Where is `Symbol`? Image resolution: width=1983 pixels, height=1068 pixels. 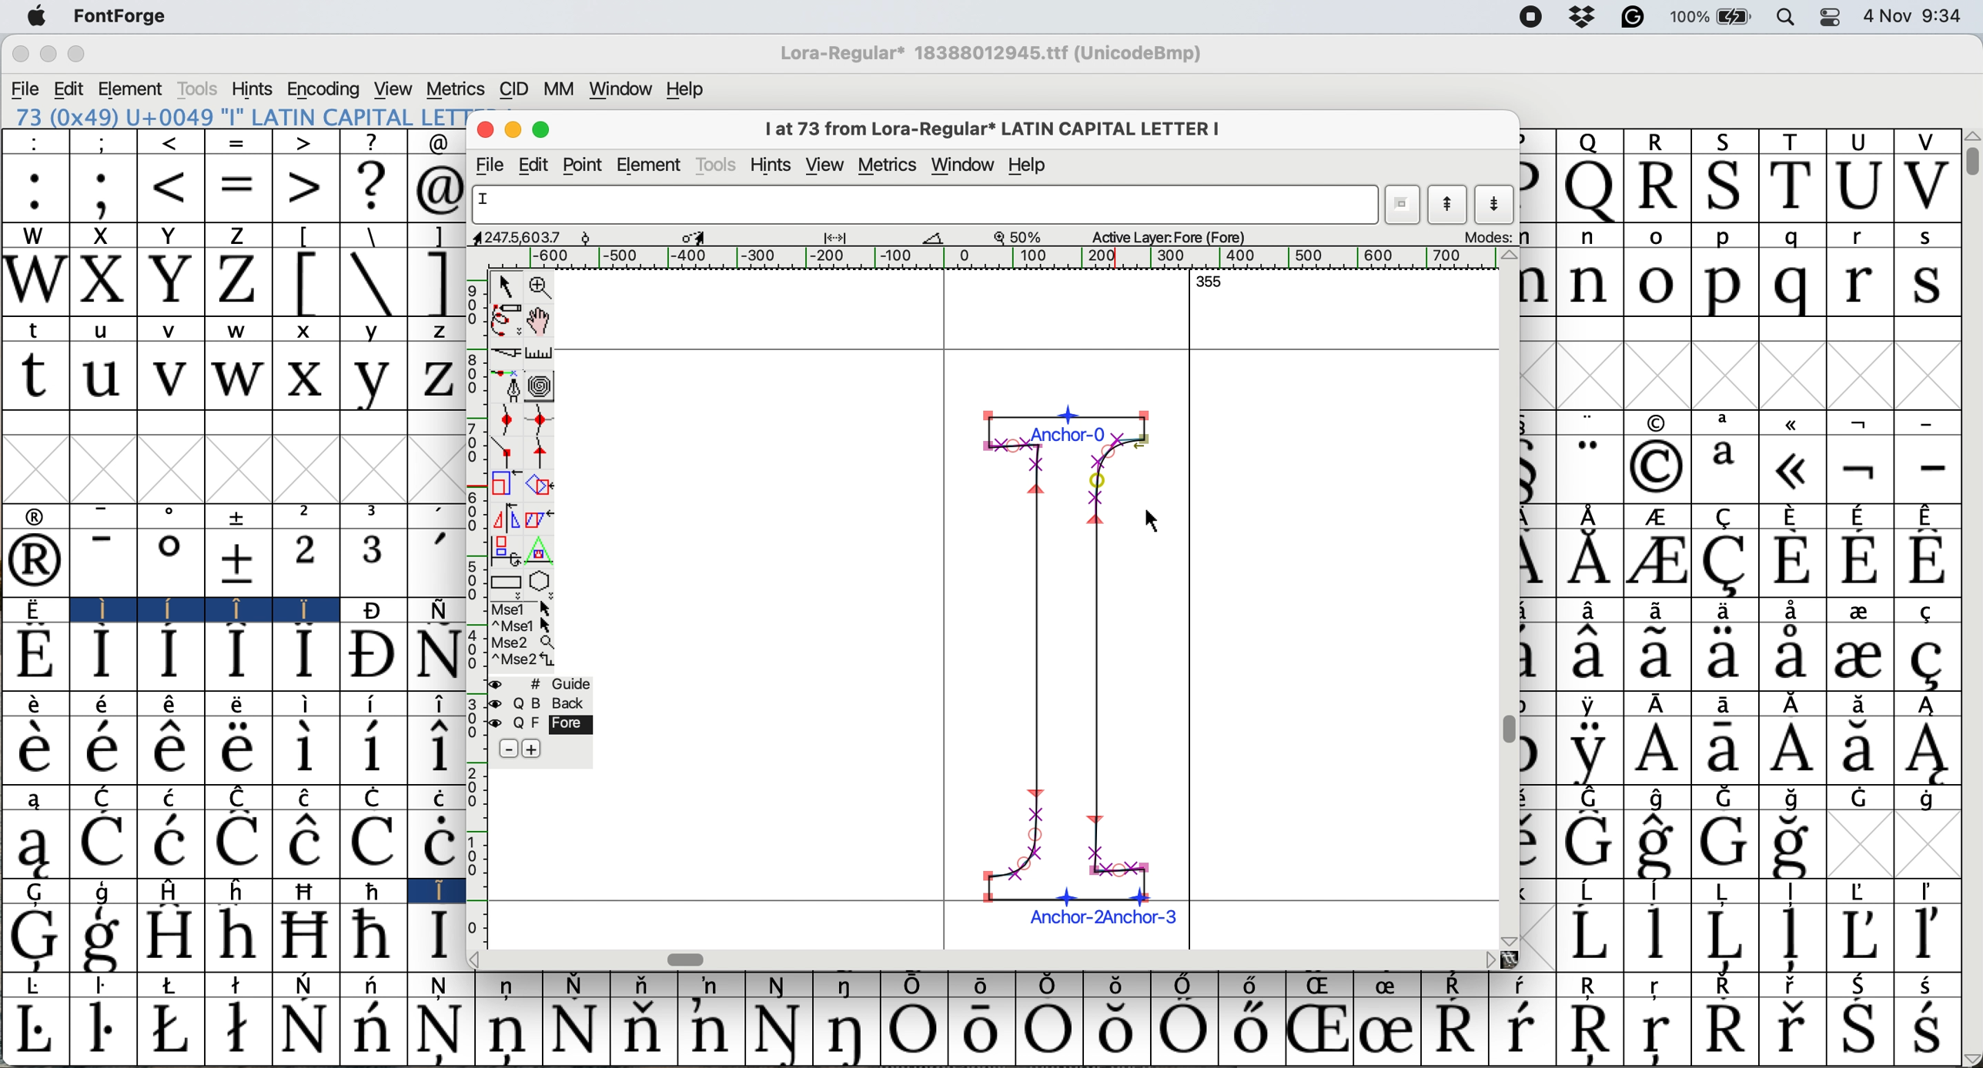
Symbol is located at coordinates (1586, 560).